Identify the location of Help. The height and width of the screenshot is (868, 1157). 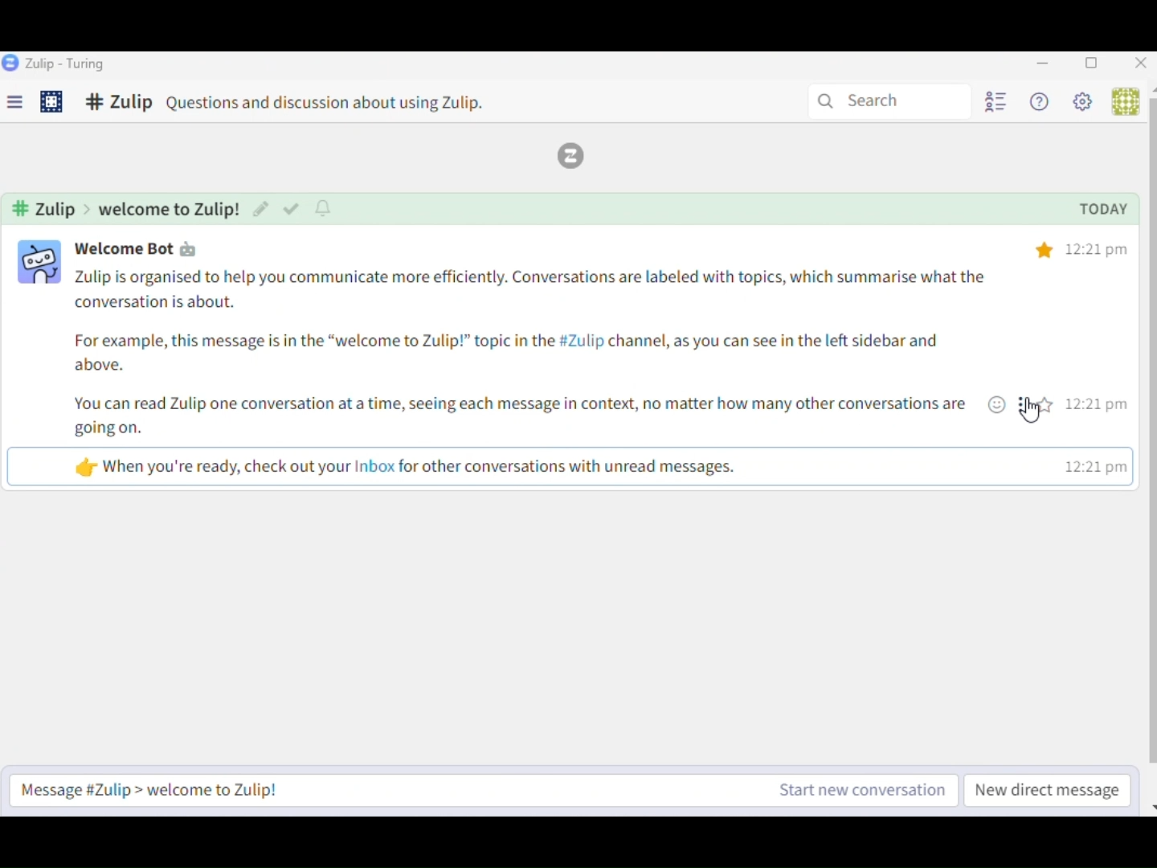
(1042, 103).